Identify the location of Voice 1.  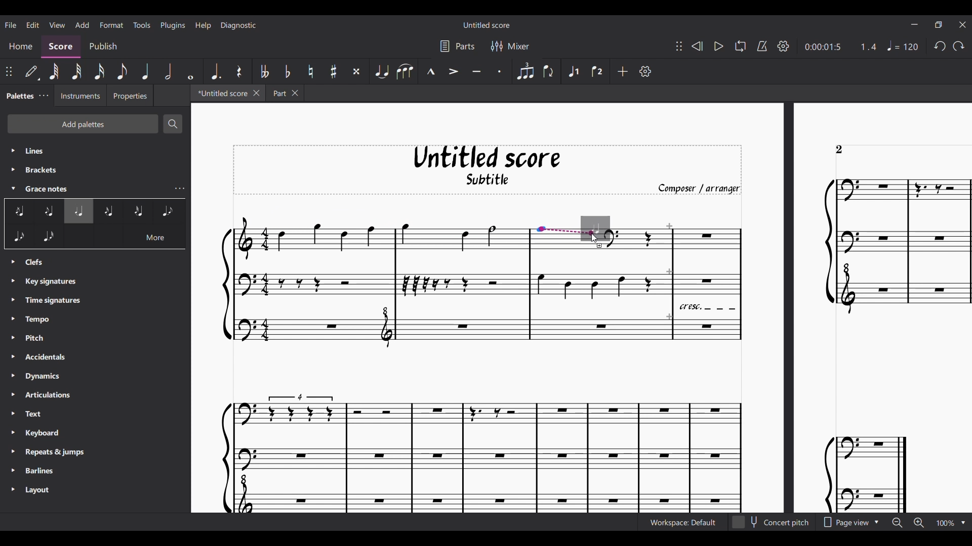
(573, 71).